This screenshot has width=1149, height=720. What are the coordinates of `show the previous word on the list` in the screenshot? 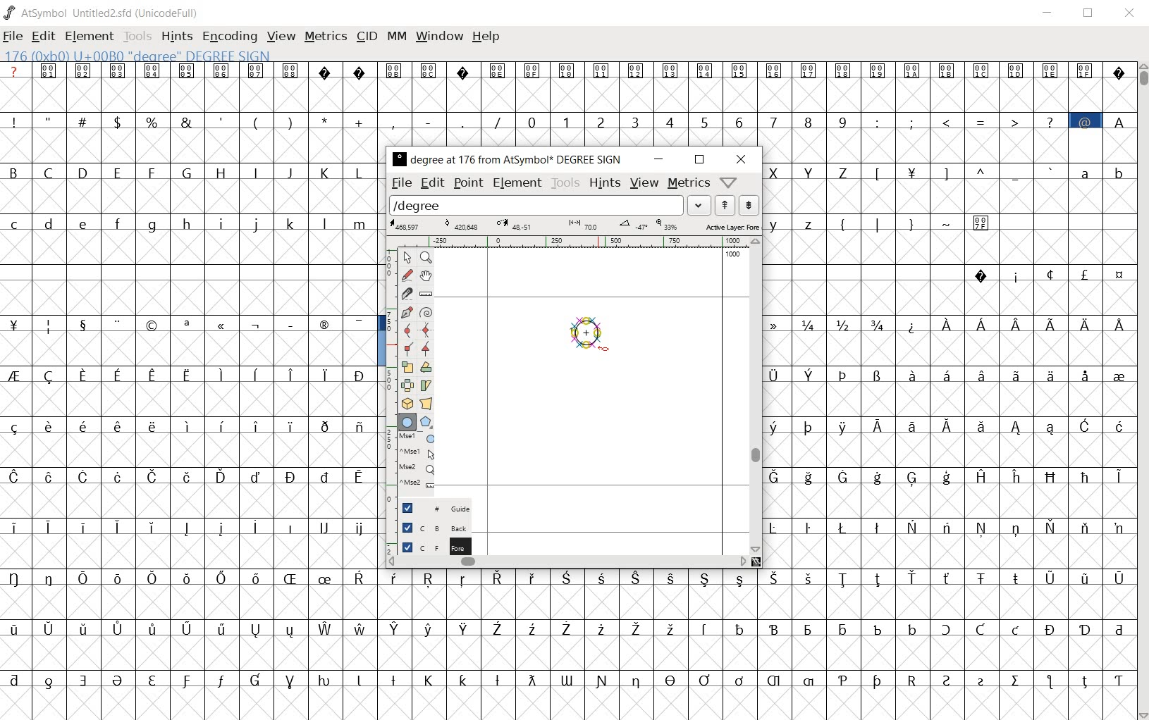 It's located at (749, 205).